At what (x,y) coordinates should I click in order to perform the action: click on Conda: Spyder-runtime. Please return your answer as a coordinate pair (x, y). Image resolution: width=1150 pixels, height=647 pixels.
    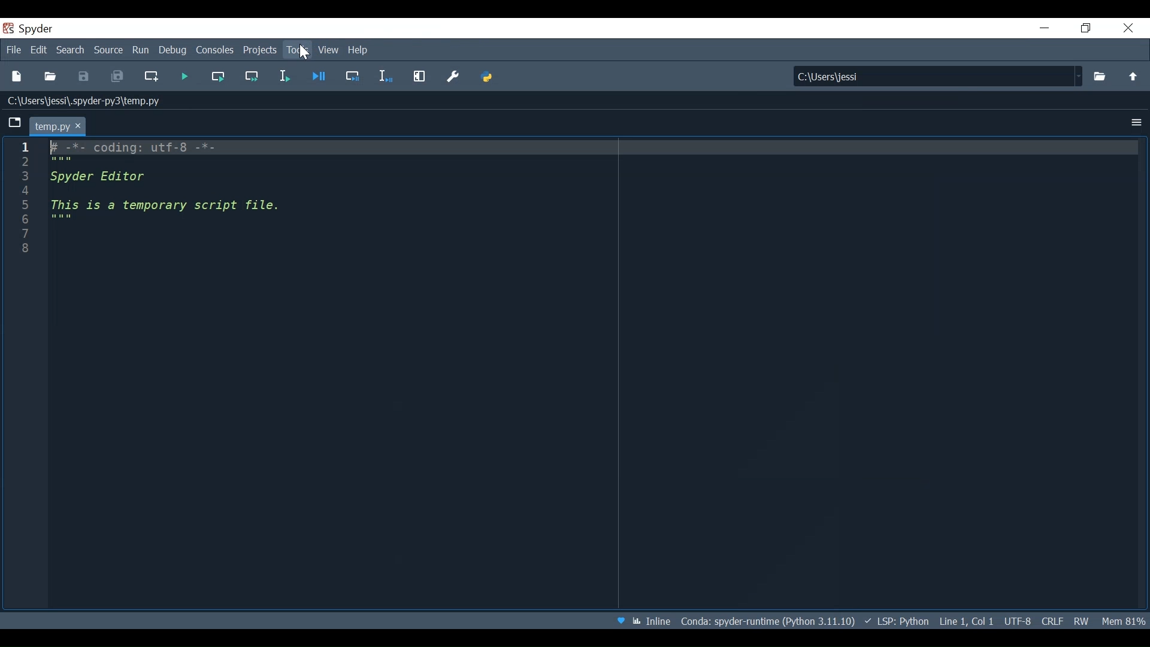
    Looking at the image, I should click on (767, 621).